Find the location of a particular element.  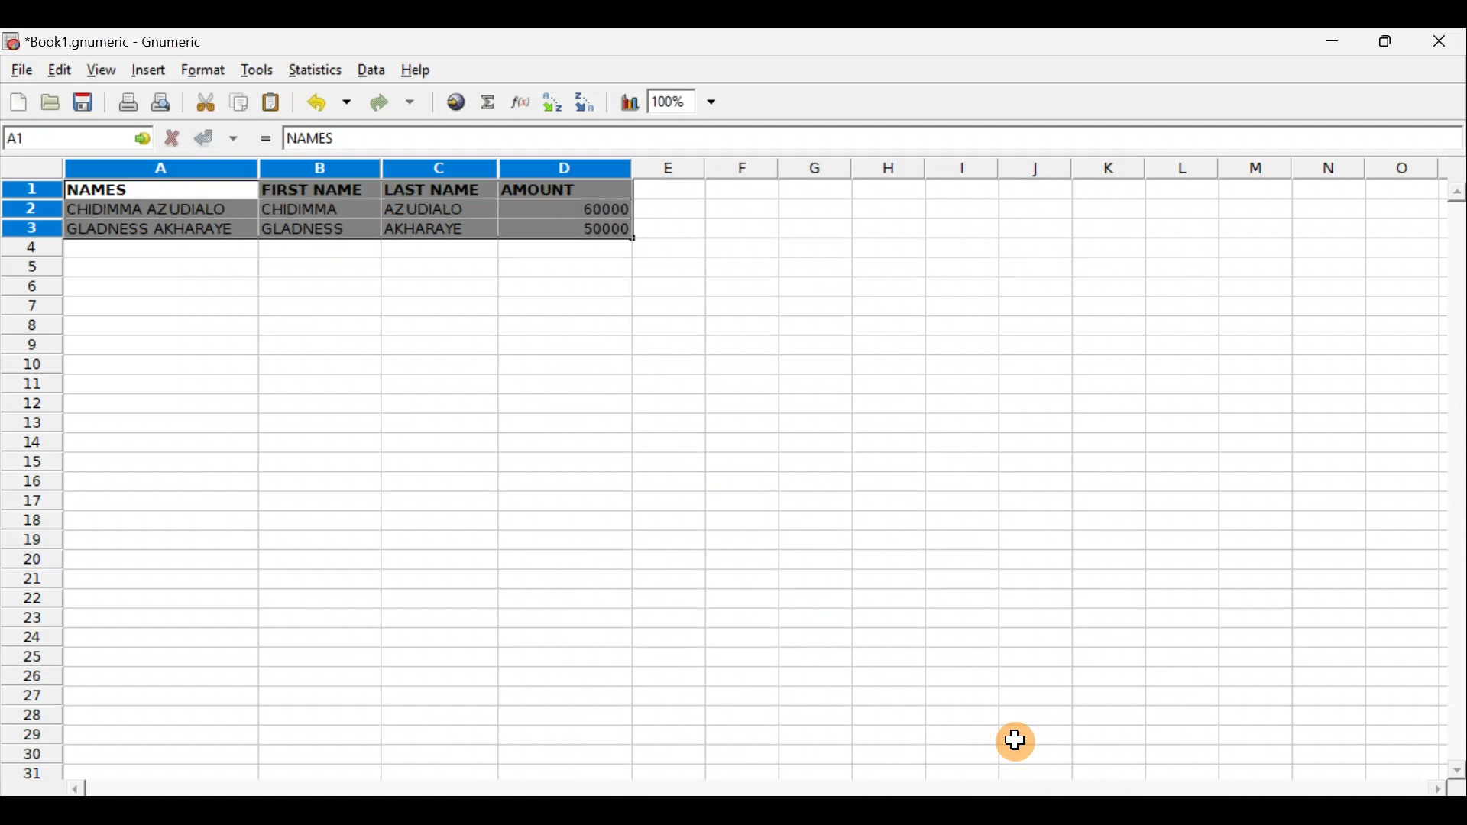

Close is located at coordinates (1445, 41).